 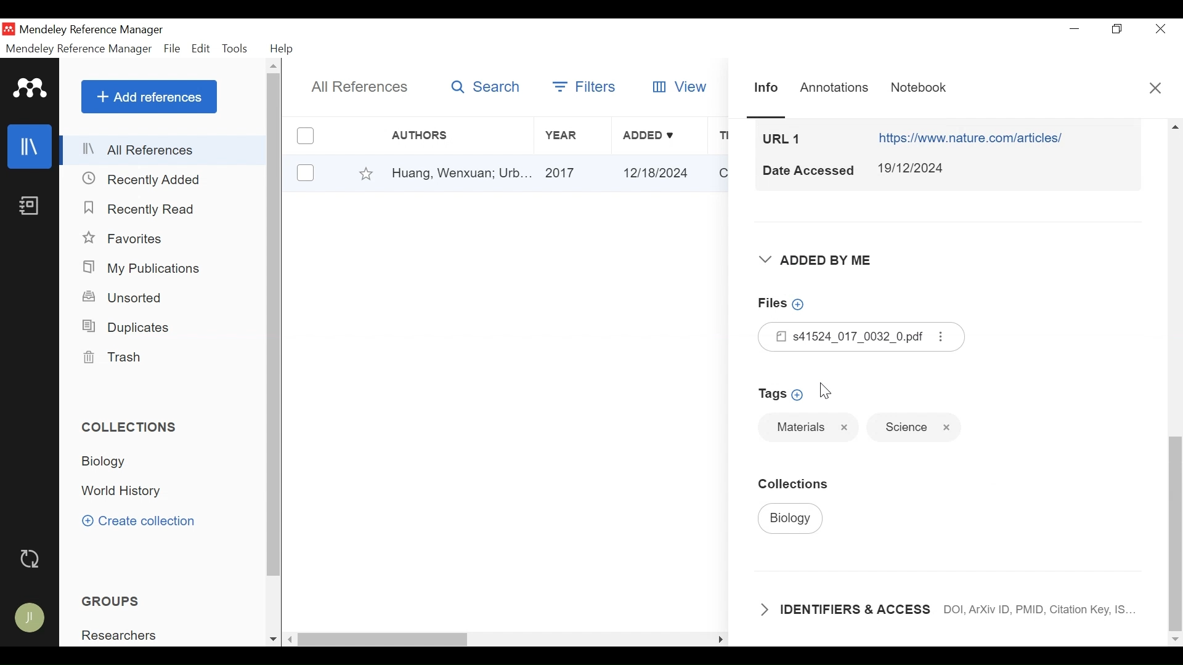 What do you see at coordinates (361, 88) in the screenshot?
I see `All References` at bounding box center [361, 88].